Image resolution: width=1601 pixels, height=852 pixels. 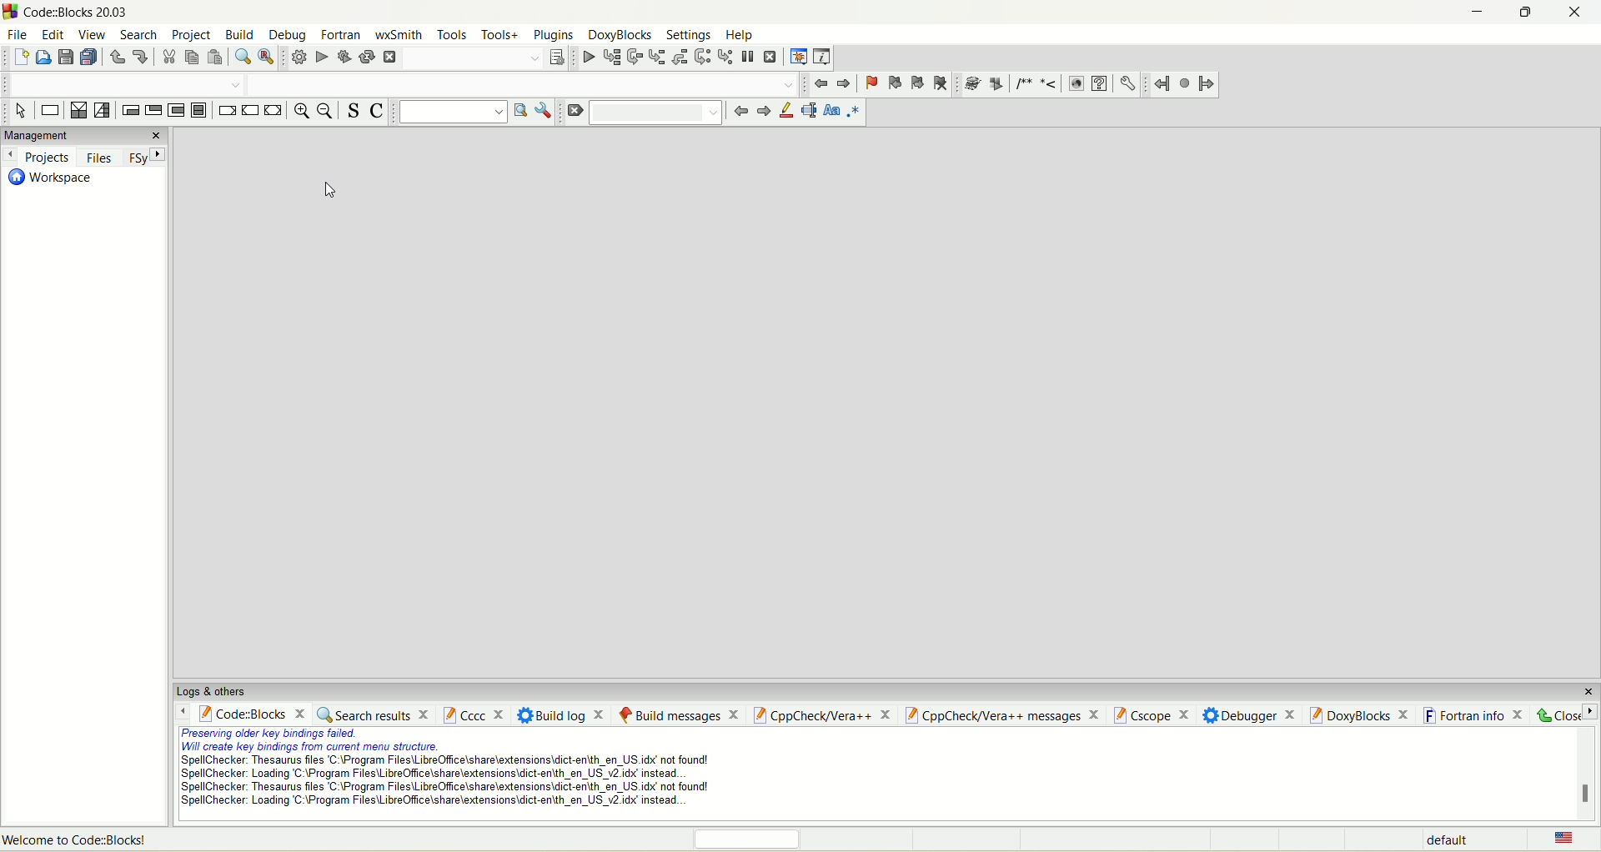 What do you see at coordinates (299, 58) in the screenshot?
I see `build` at bounding box center [299, 58].